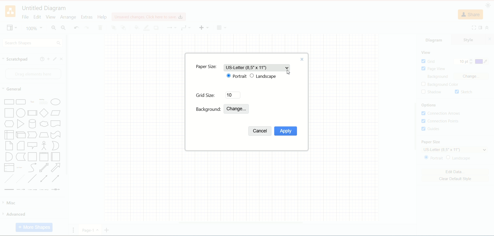 The height and width of the screenshot is (236, 494). I want to click on Tape, so click(56, 135).